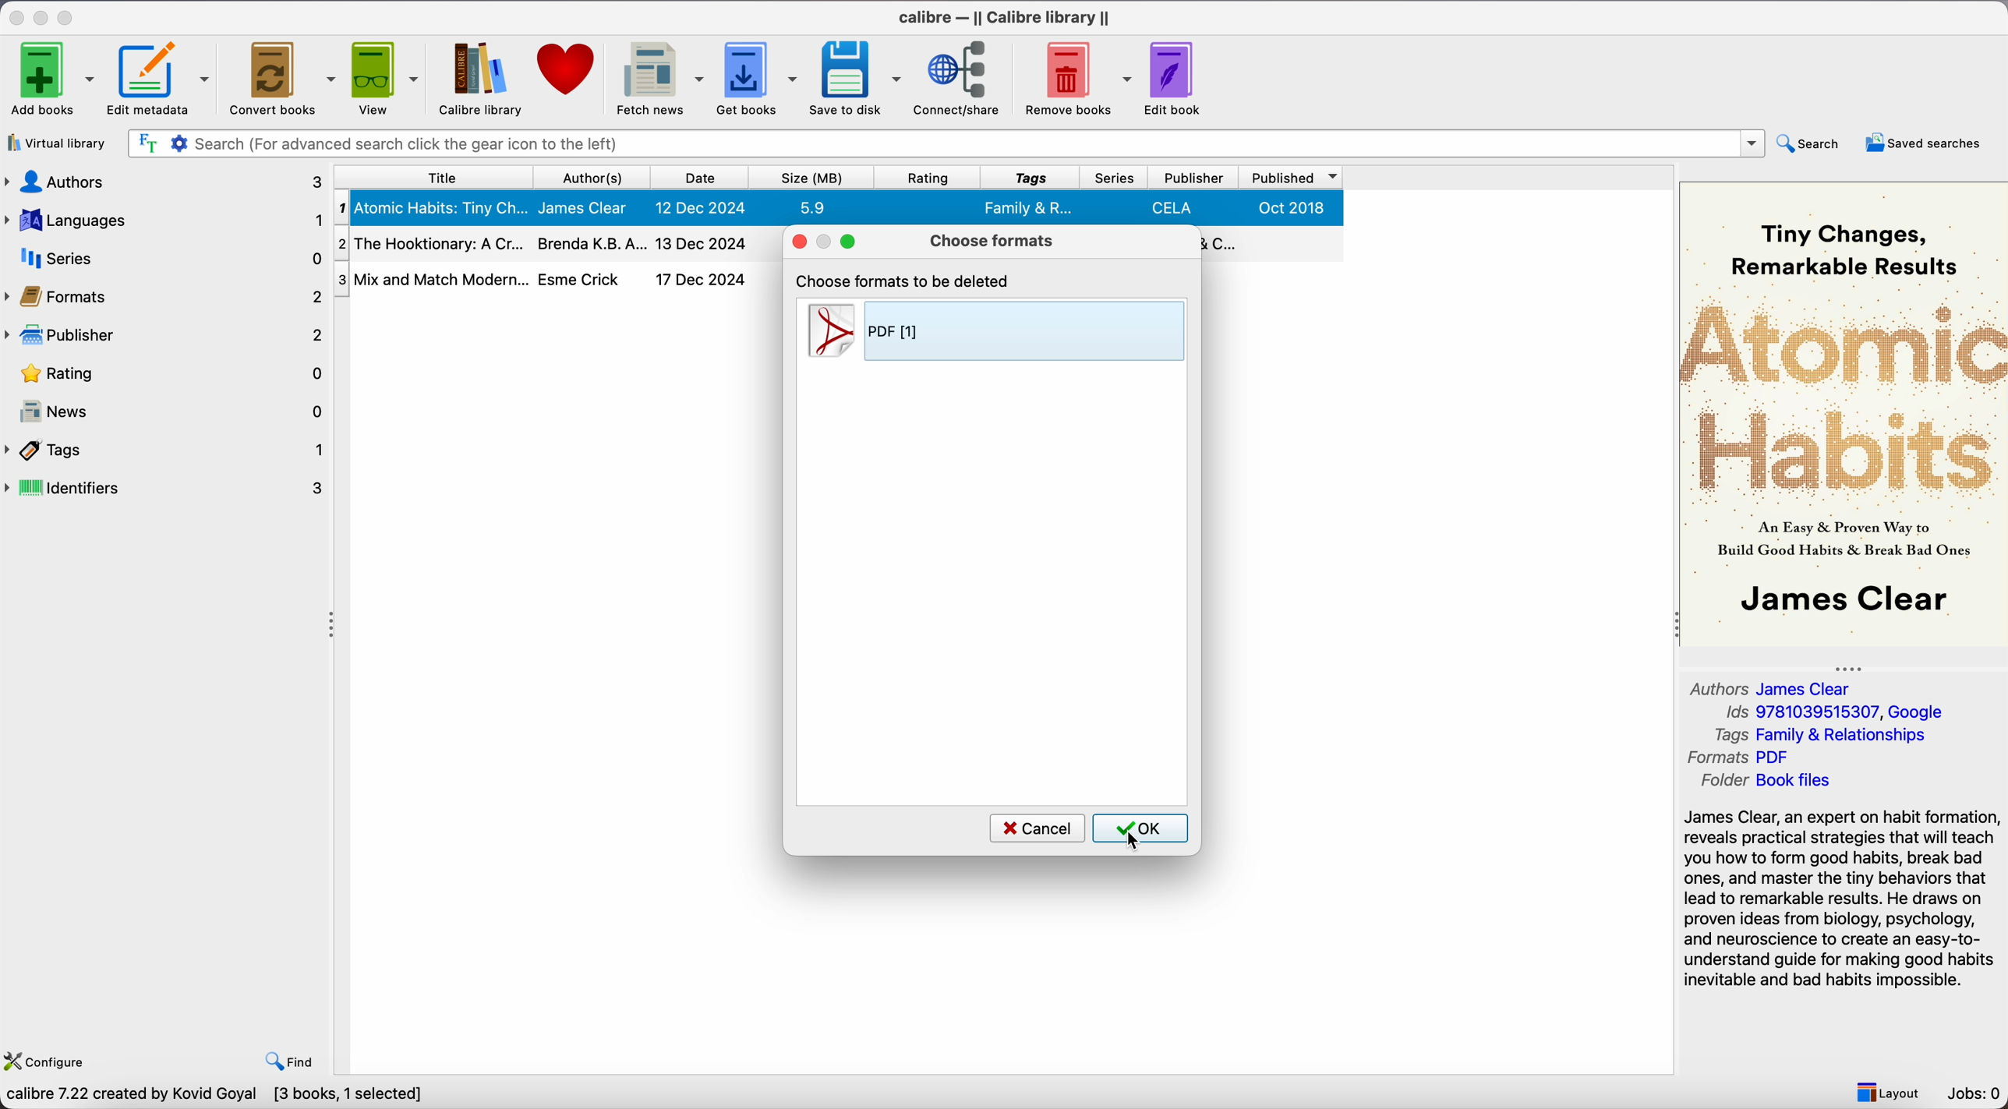 The width and height of the screenshot is (2008, 1109). What do you see at coordinates (901, 279) in the screenshot?
I see `choose formats to be deleted` at bounding box center [901, 279].